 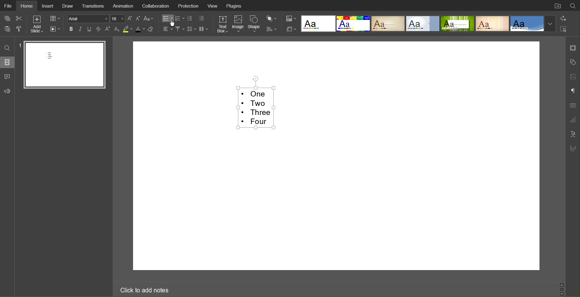 What do you see at coordinates (558, 5) in the screenshot?
I see `Open File Location` at bounding box center [558, 5].